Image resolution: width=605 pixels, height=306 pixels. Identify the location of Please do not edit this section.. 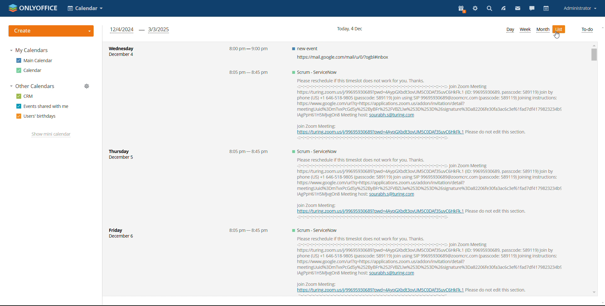
(498, 132).